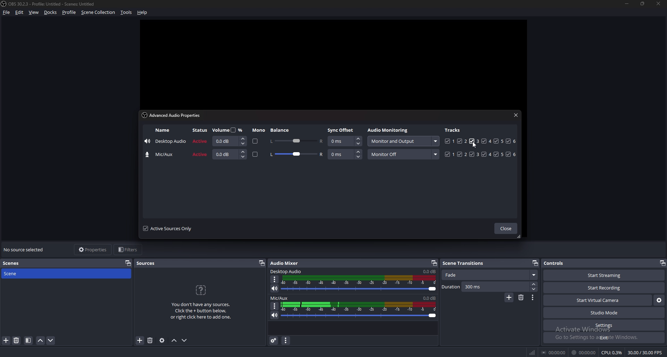 The image size is (667, 357). I want to click on network, so click(533, 351).